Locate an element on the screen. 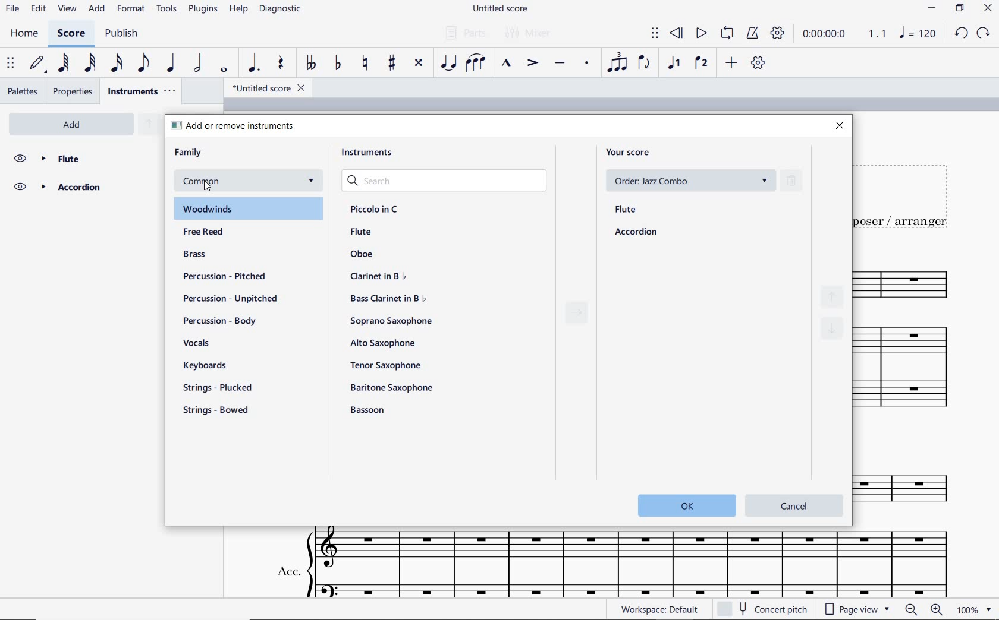 This screenshot has height=620, width=999. toggle sharp is located at coordinates (391, 64).